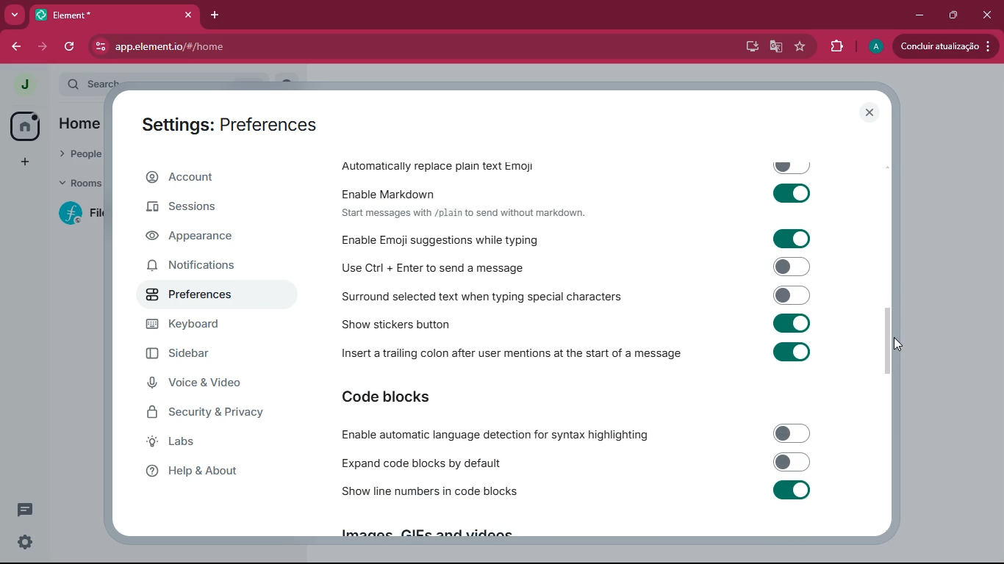  I want to click on code blocks, so click(423, 397).